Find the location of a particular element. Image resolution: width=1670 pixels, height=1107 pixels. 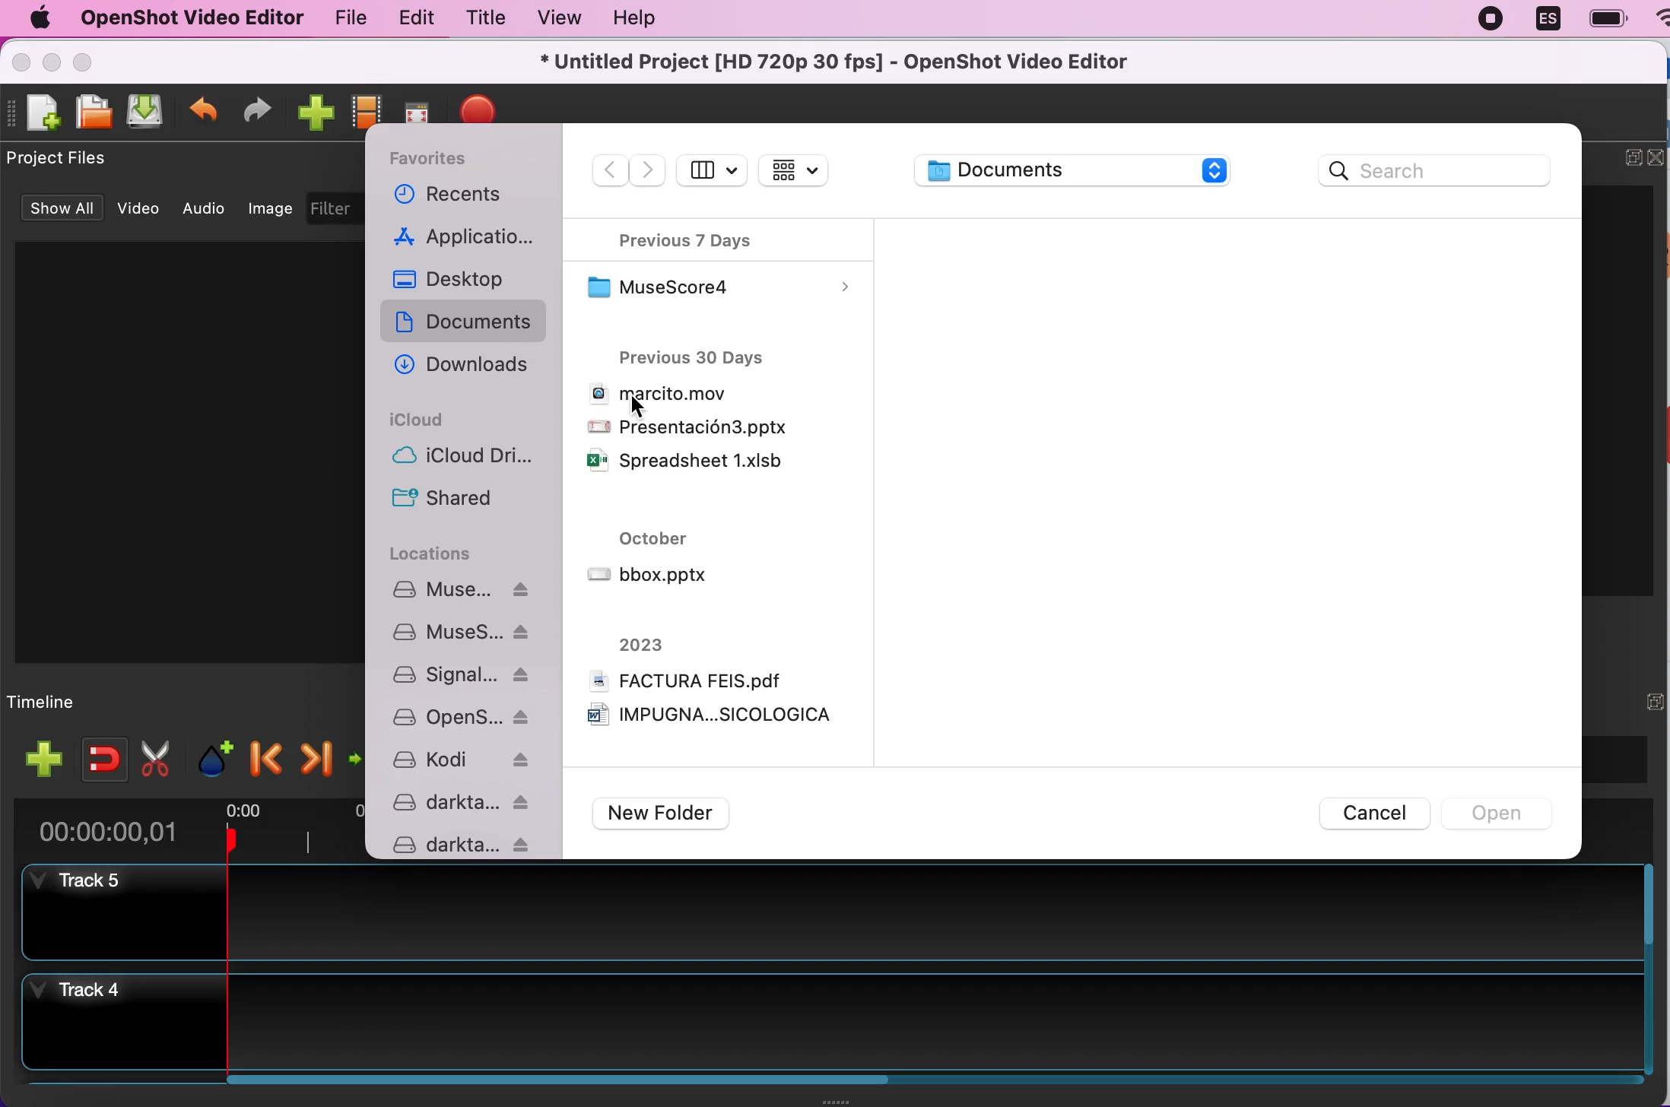

forward is located at coordinates (650, 171).